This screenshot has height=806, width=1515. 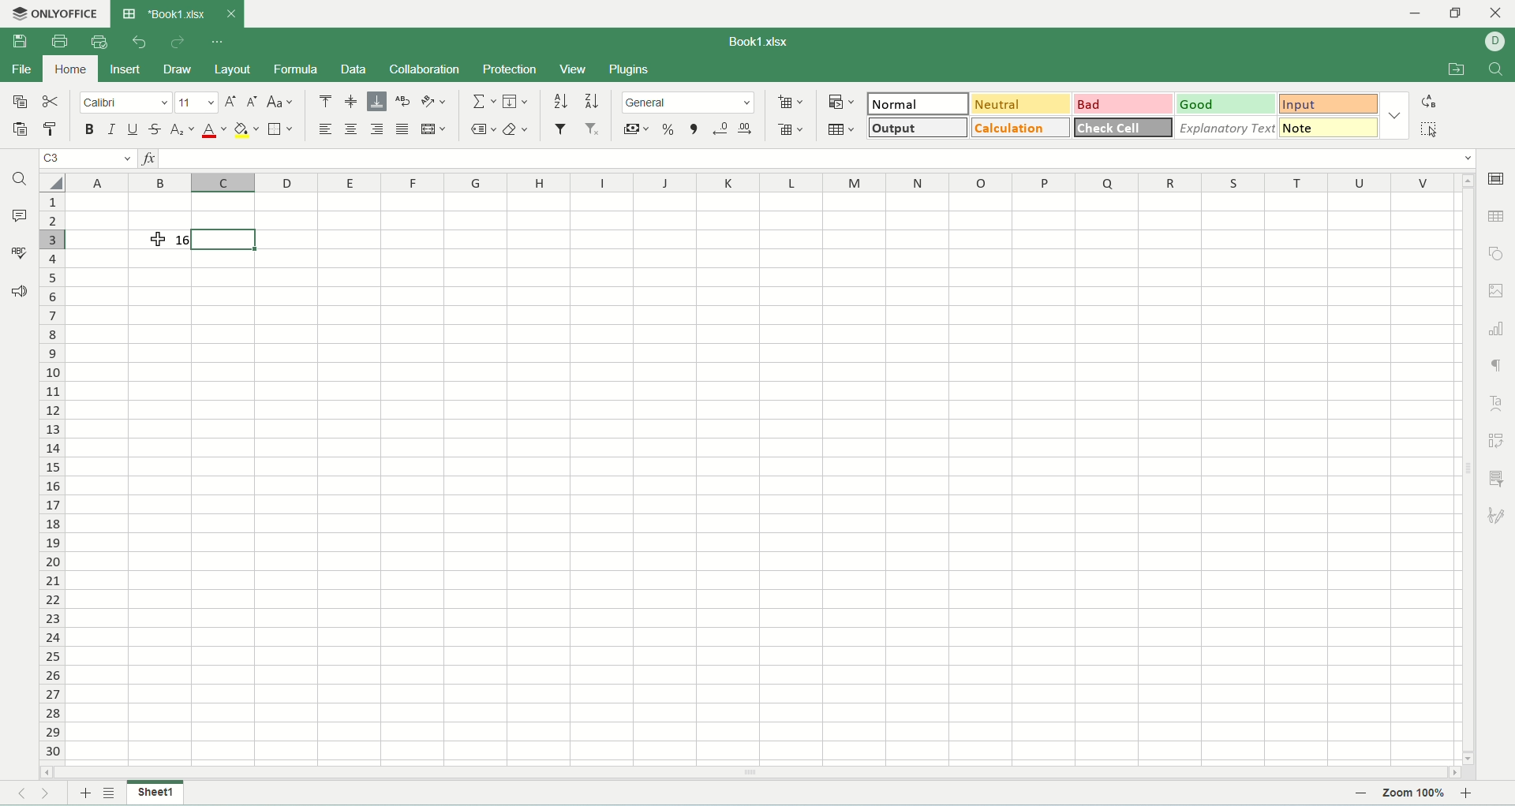 I want to click on wrap text, so click(x=406, y=101).